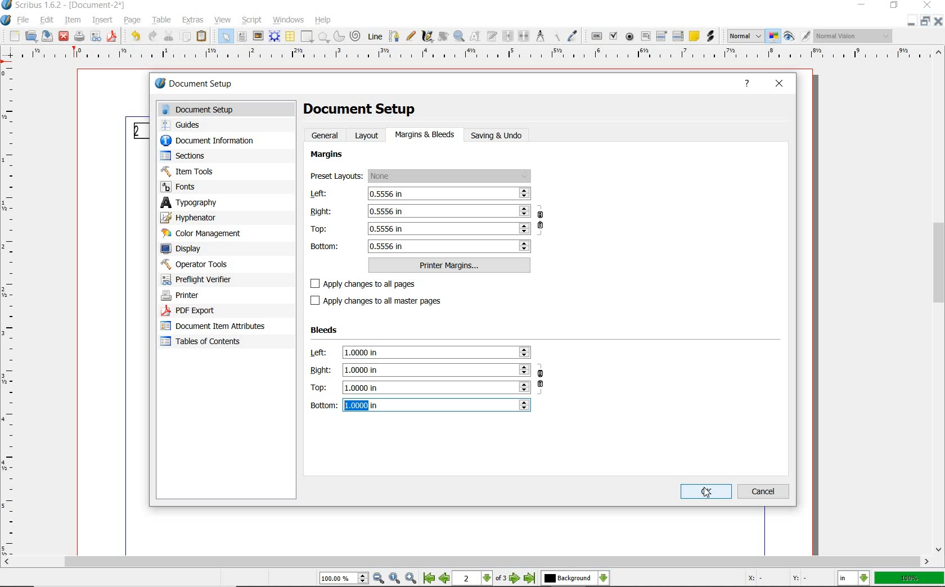 This screenshot has height=587, width=945. I want to click on cut, so click(168, 35).